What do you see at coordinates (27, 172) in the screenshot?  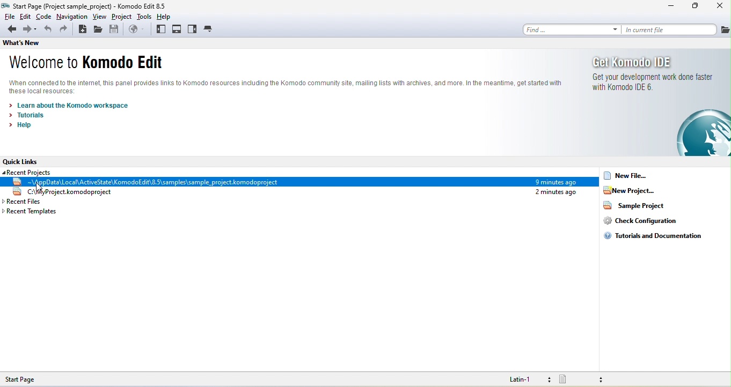 I see `recent projects` at bounding box center [27, 172].